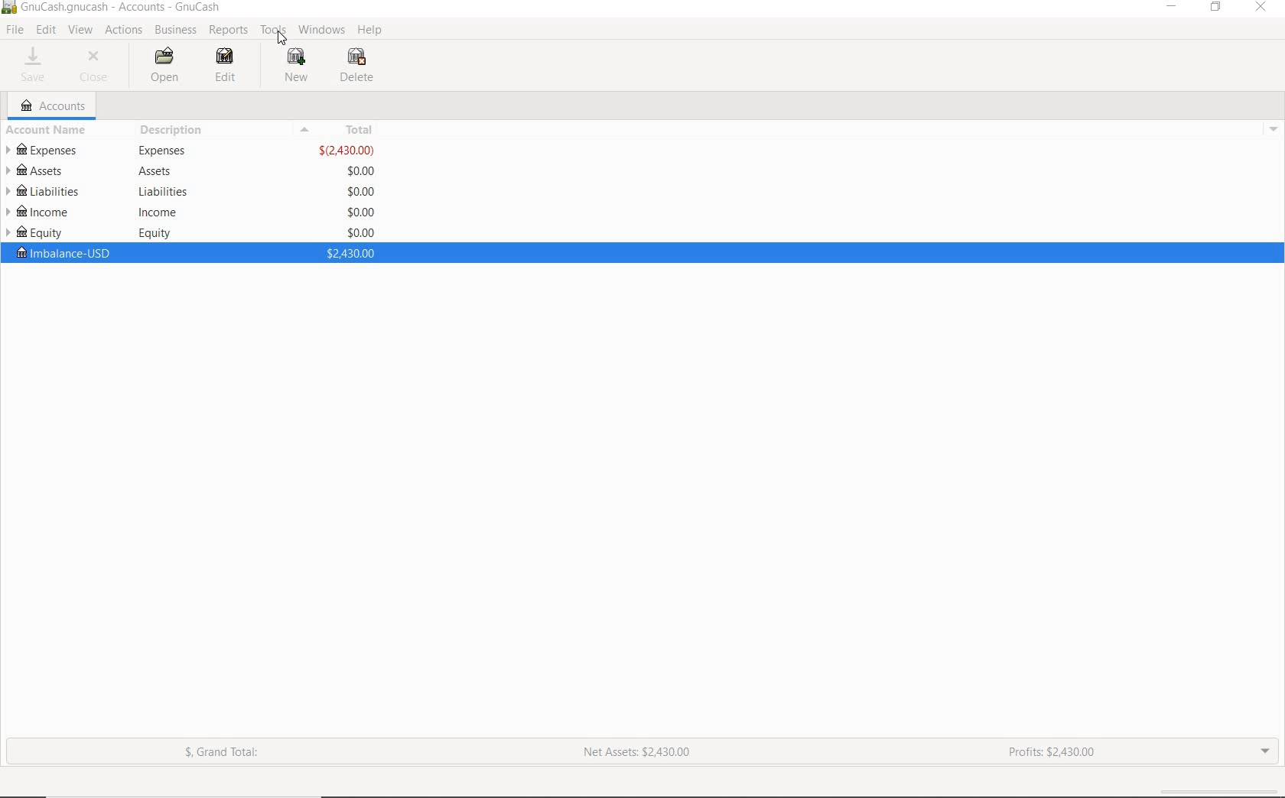 The image size is (1285, 798). Describe the element at coordinates (348, 151) in the screenshot. I see `$2430.00` at that location.